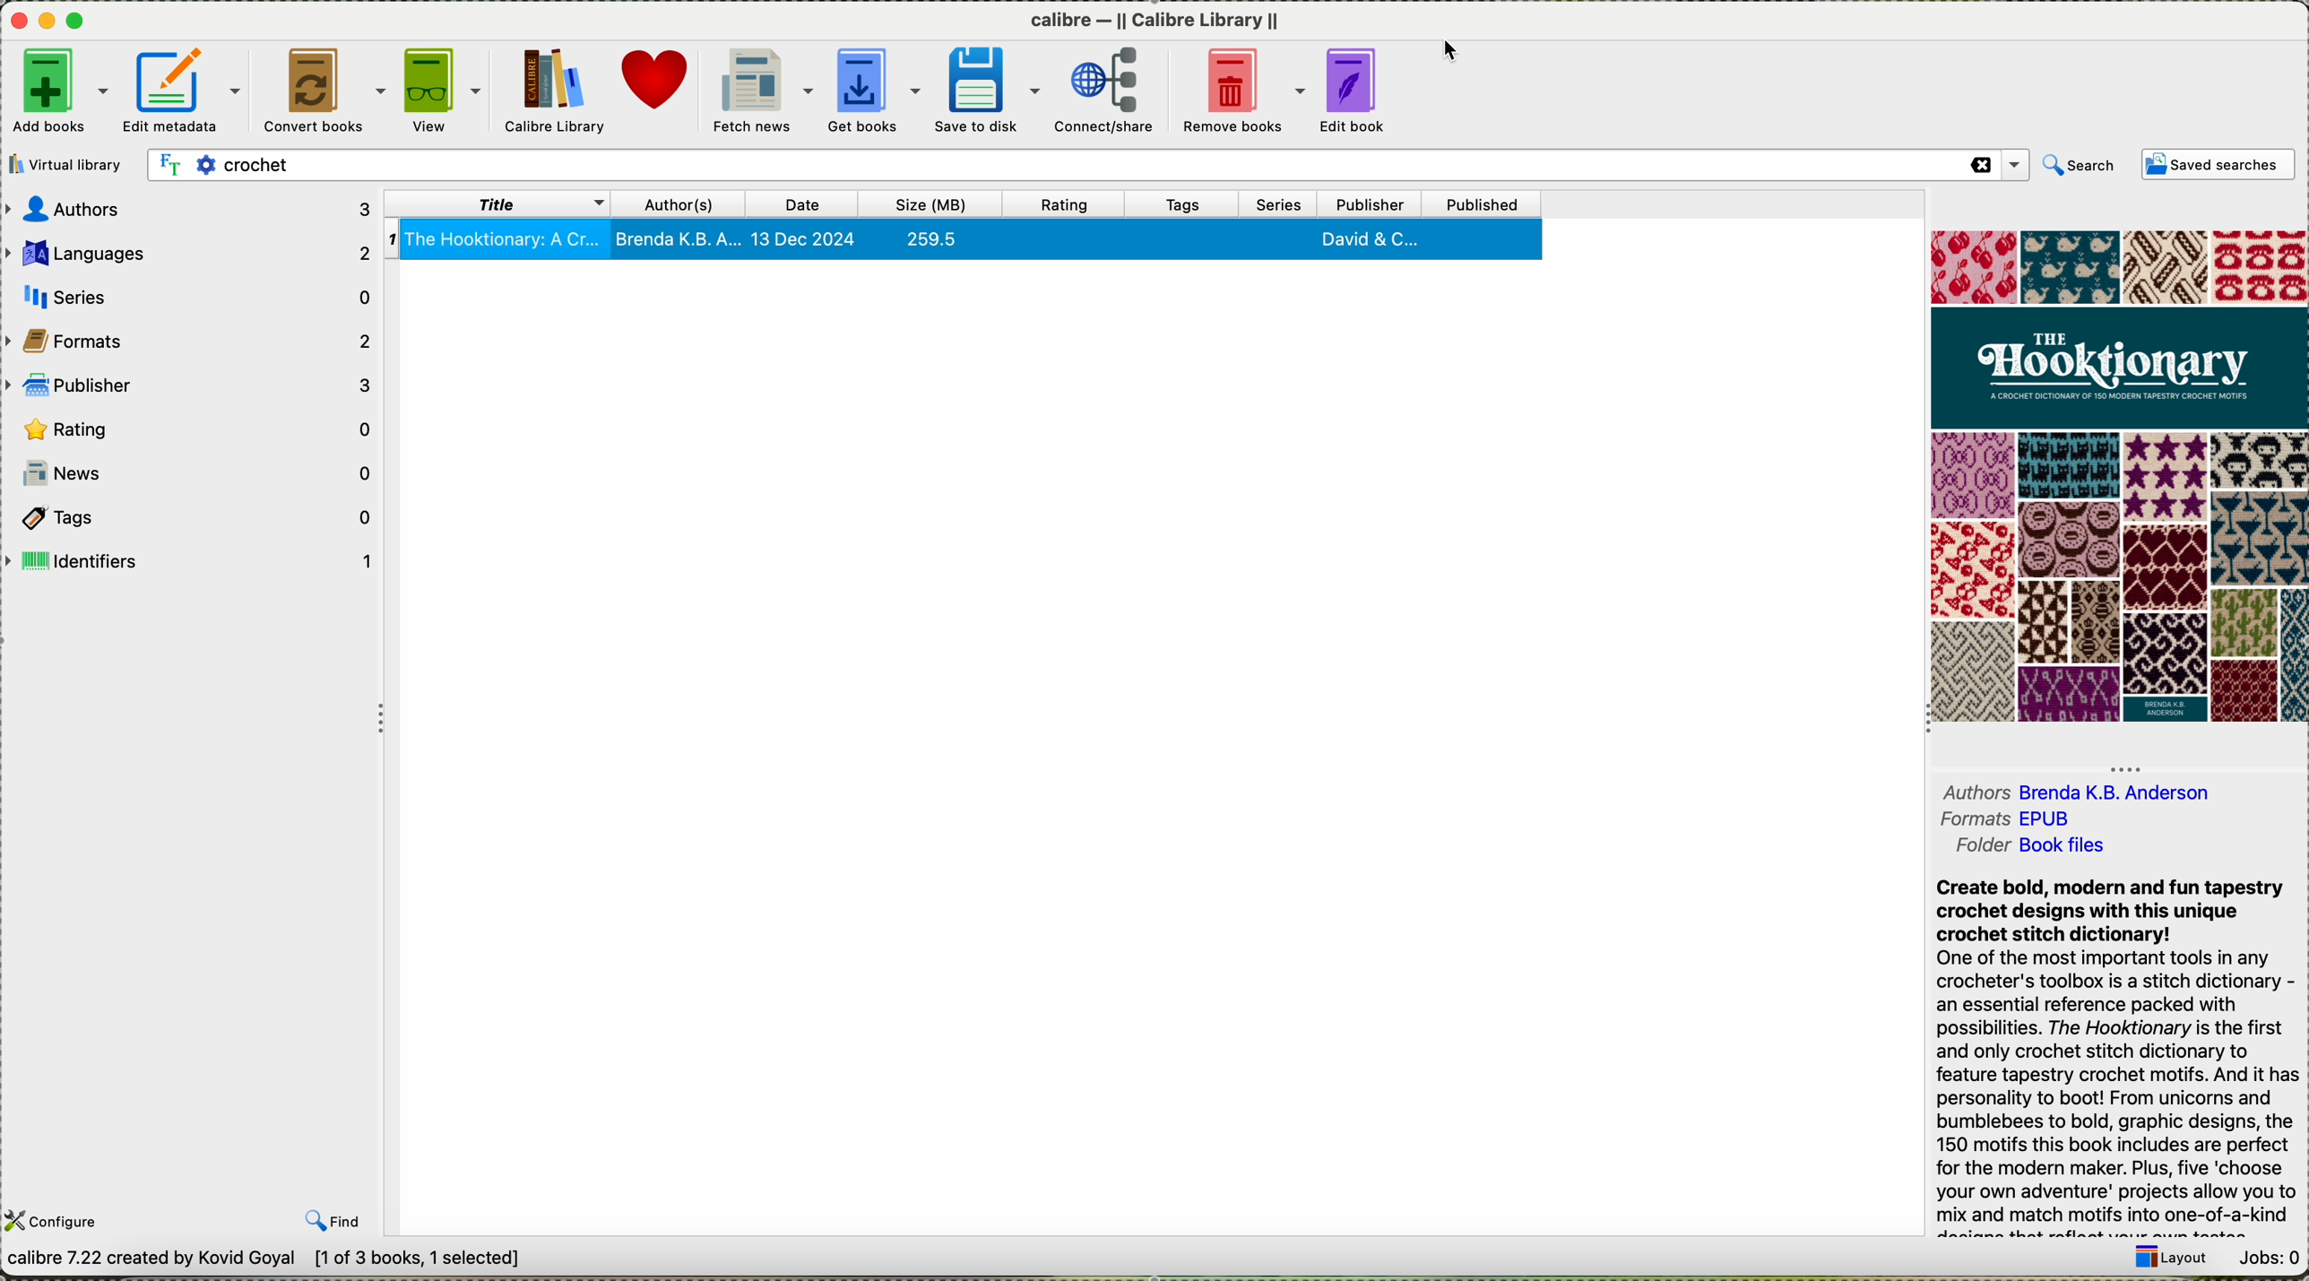 Image resolution: width=2309 pixels, height=1281 pixels. Describe the element at coordinates (76, 22) in the screenshot. I see `maximize` at that location.